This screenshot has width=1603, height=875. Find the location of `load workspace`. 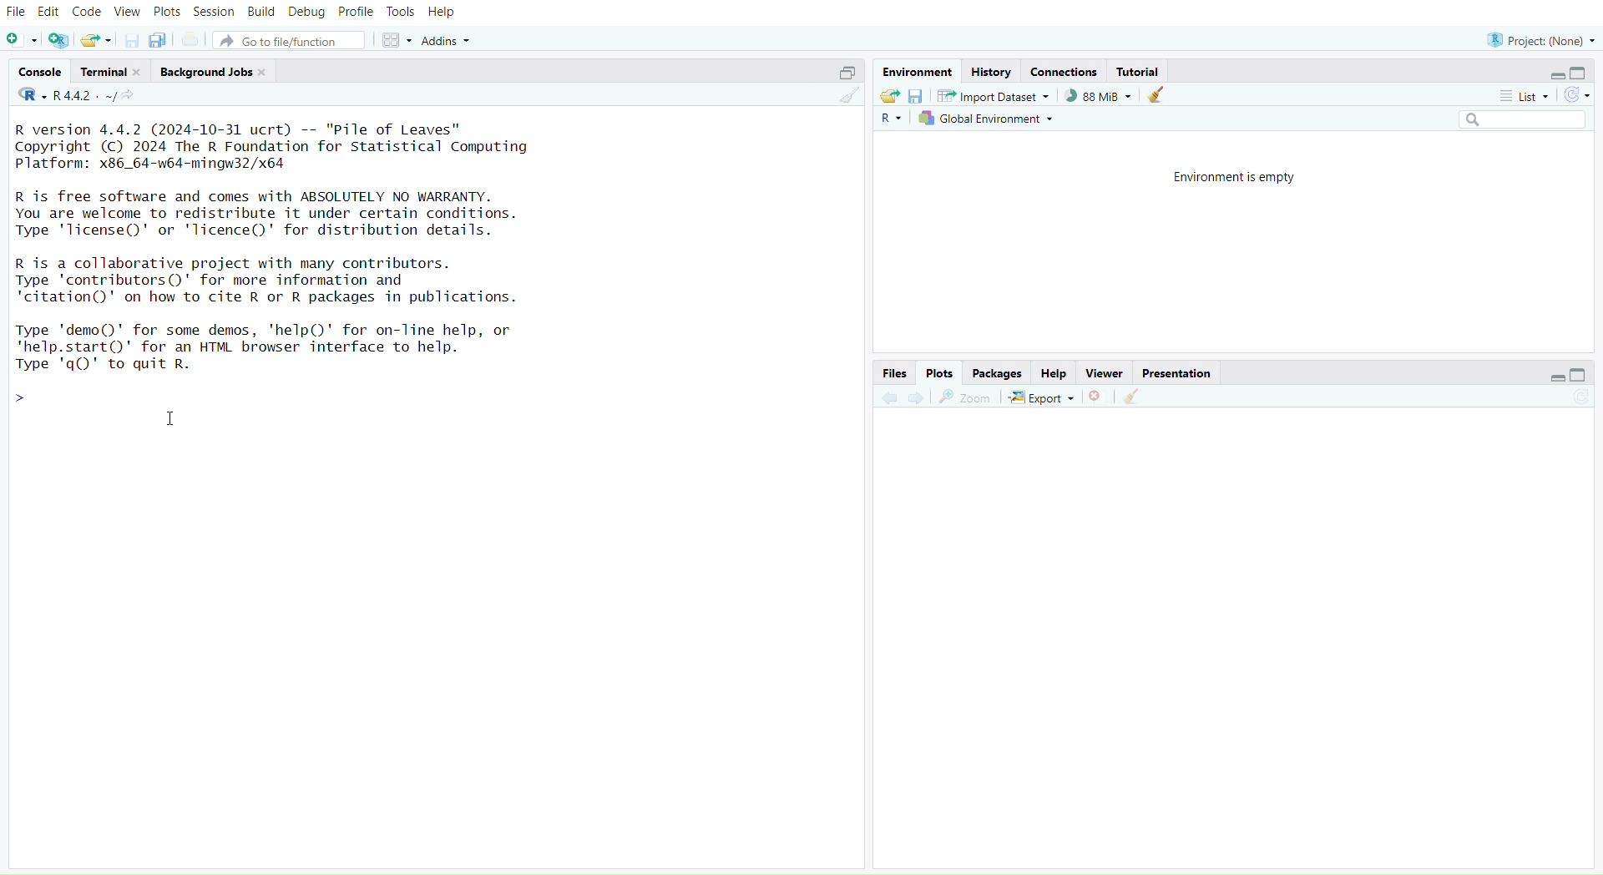

load workspace is located at coordinates (888, 95).